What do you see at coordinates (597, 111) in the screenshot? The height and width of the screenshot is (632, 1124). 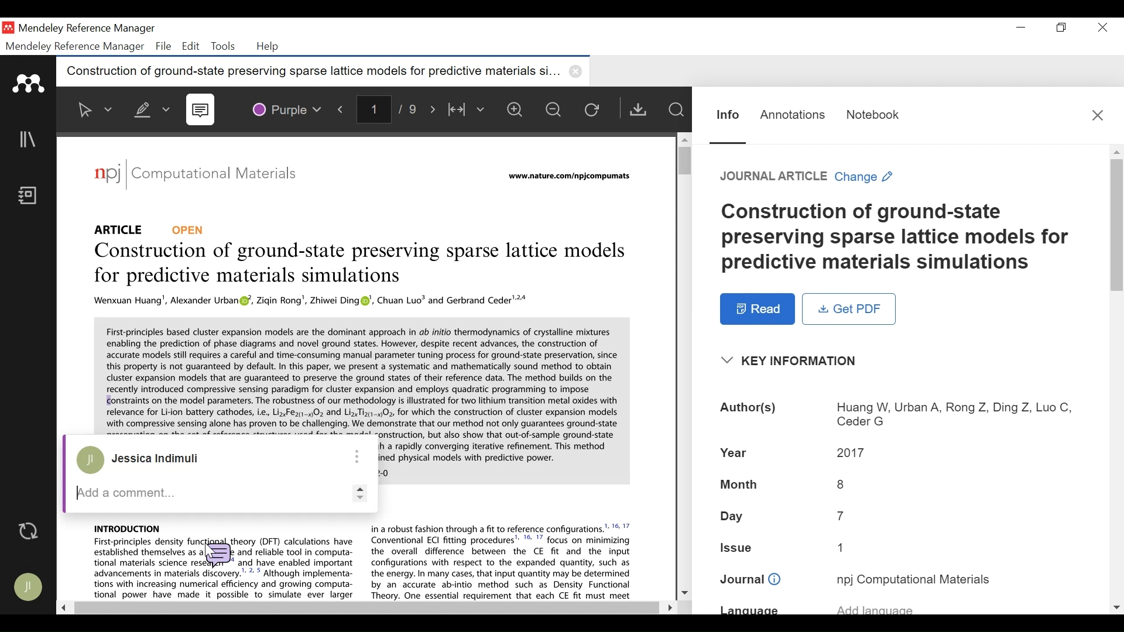 I see `Reload` at bounding box center [597, 111].